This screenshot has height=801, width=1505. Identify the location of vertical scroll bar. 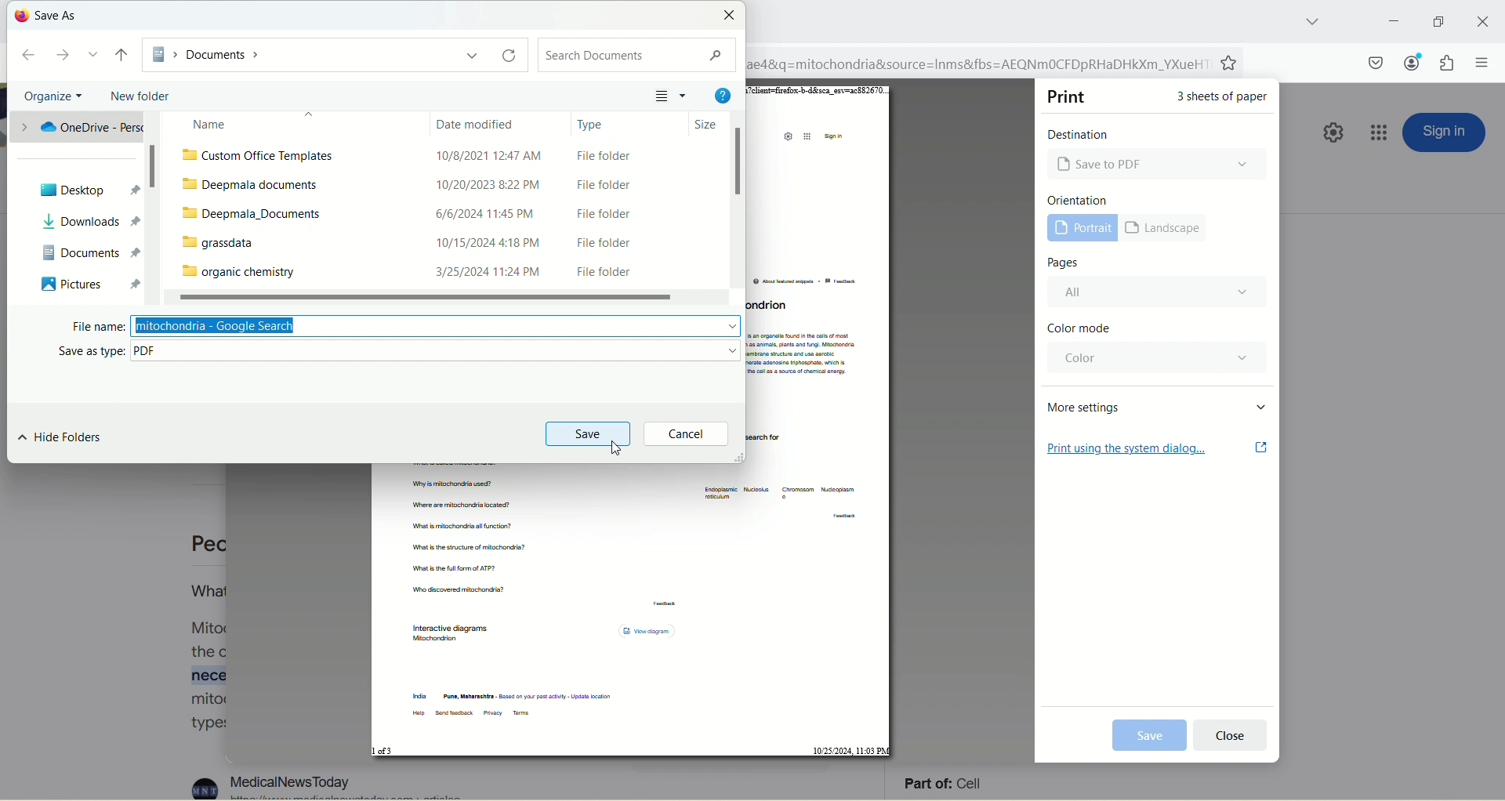
(740, 157).